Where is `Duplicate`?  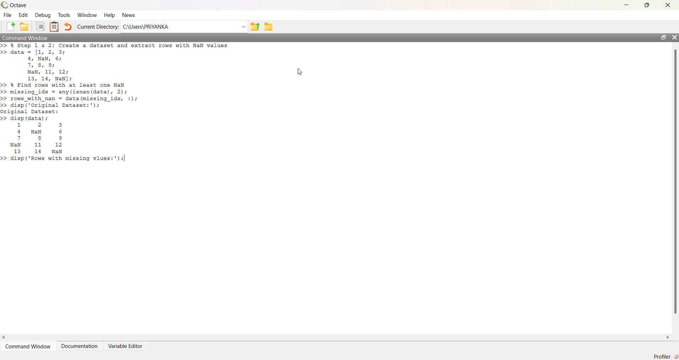
Duplicate is located at coordinates (40, 27).